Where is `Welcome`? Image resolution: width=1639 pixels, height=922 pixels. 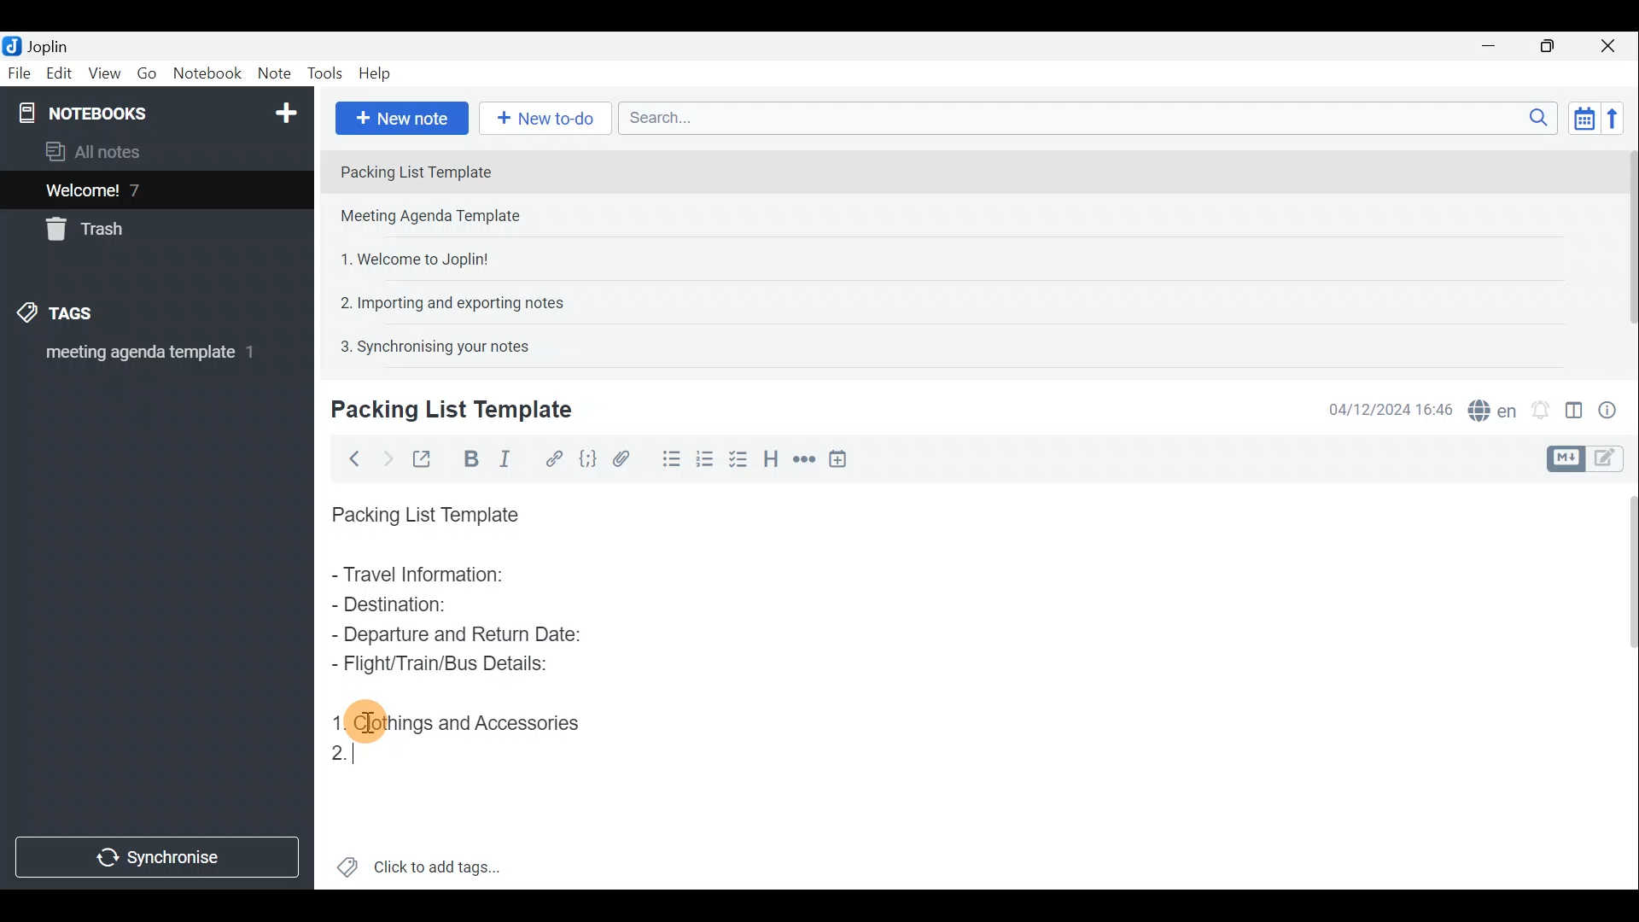 Welcome is located at coordinates (131, 190).